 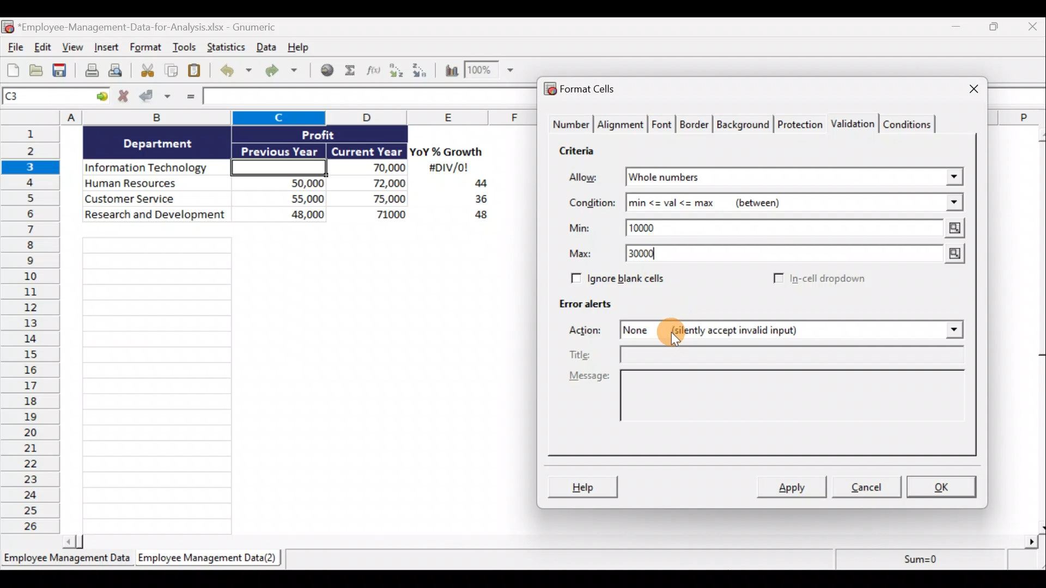 What do you see at coordinates (475, 217) in the screenshot?
I see `48` at bounding box center [475, 217].